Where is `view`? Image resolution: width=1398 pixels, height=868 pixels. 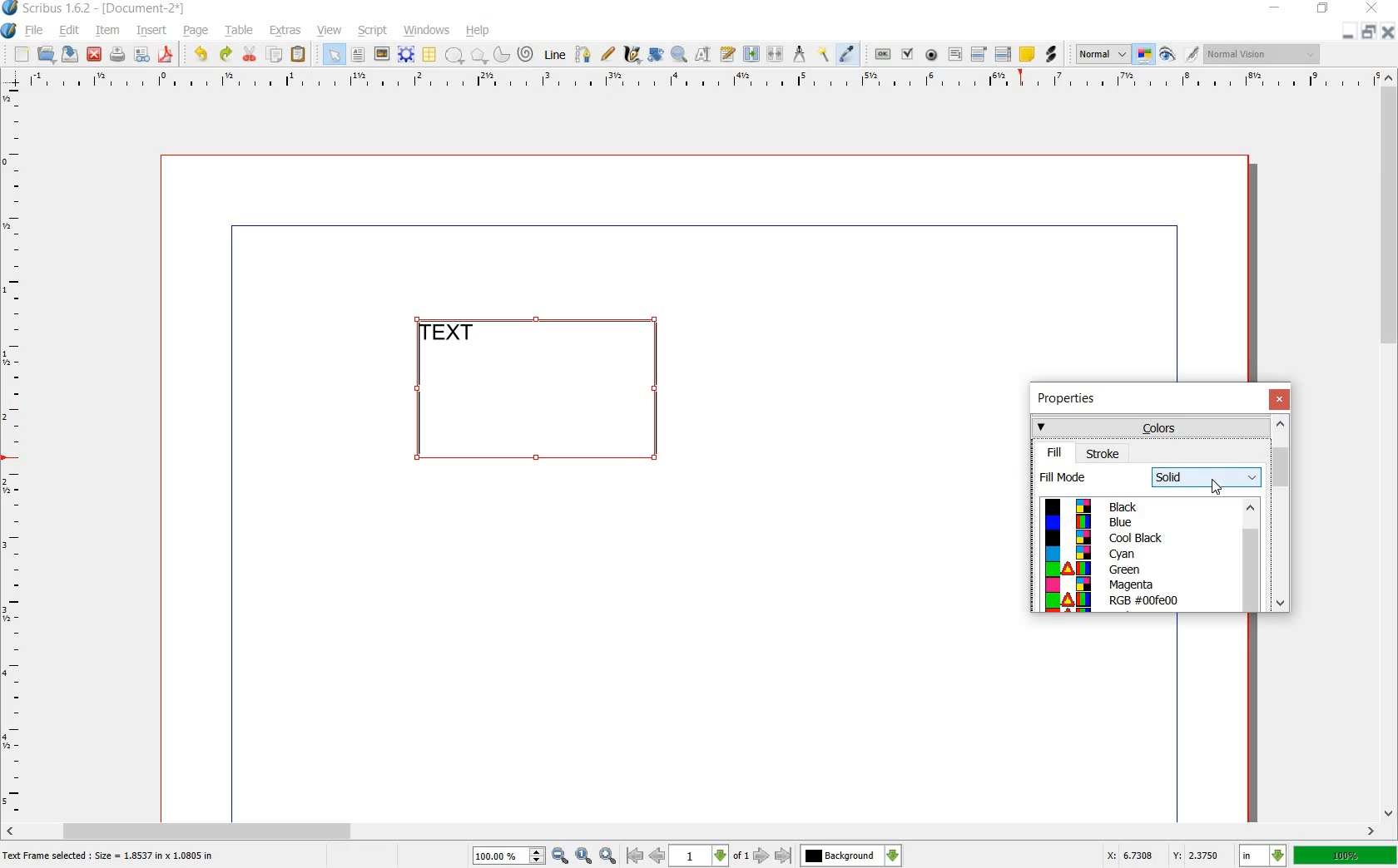
view is located at coordinates (330, 31).